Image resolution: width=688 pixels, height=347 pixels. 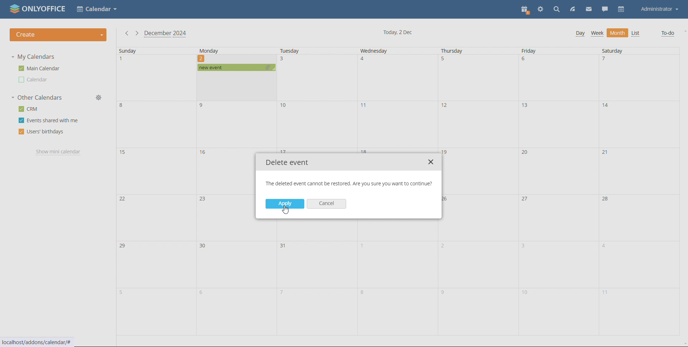 I want to click on Apply, so click(x=284, y=203).